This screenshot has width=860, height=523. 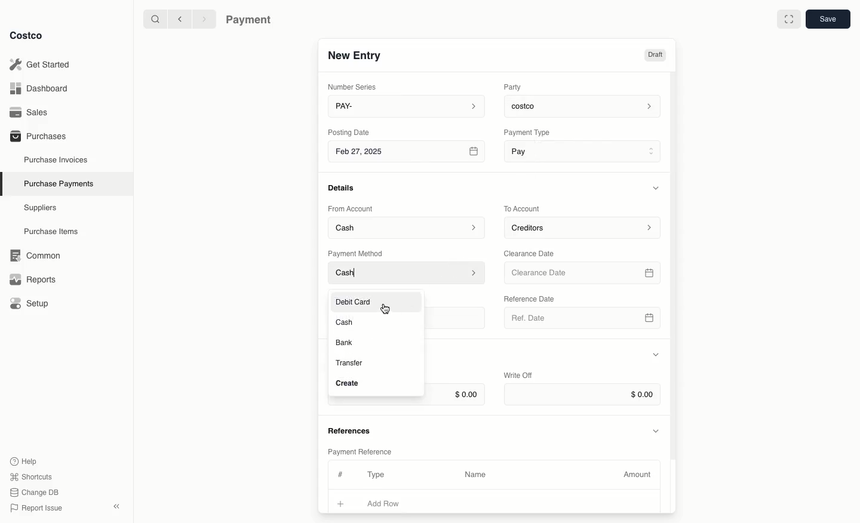 What do you see at coordinates (339, 473) in the screenshot?
I see `#` at bounding box center [339, 473].